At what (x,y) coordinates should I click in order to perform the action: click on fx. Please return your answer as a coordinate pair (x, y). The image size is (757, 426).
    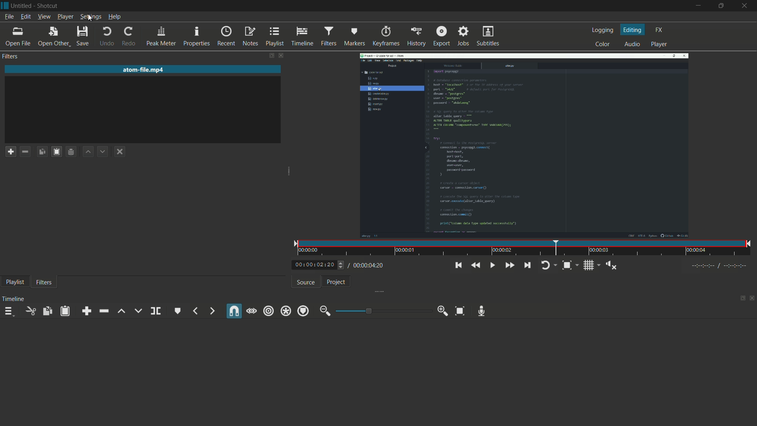
    Looking at the image, I should click on (660, 30).